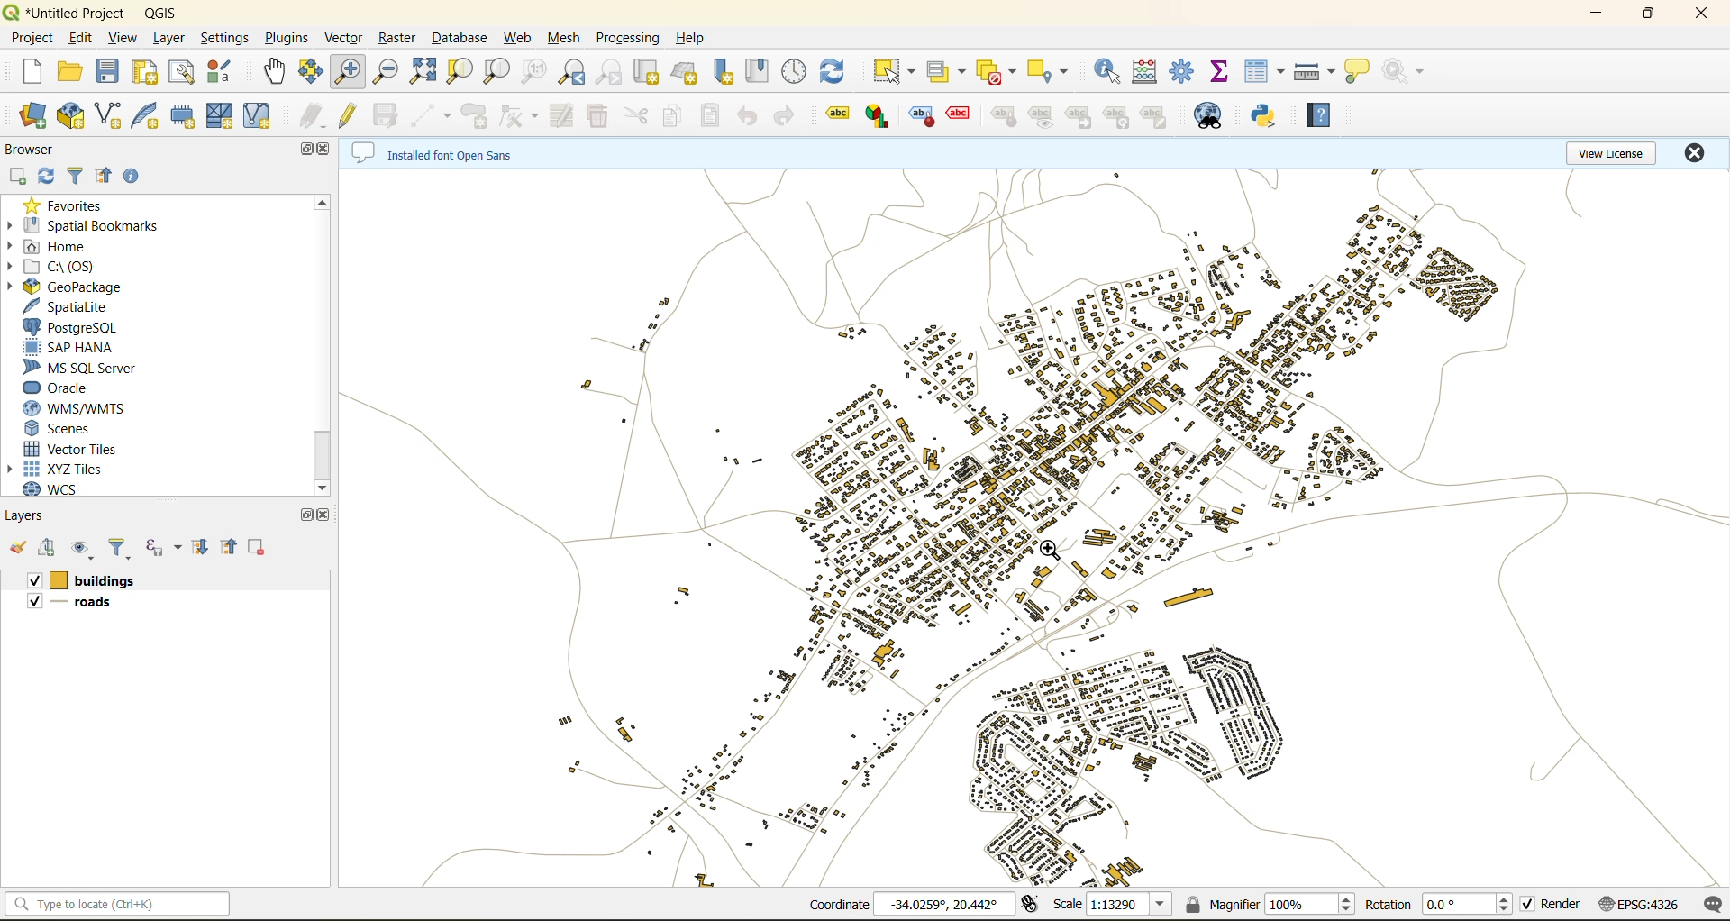 The image size is (1730, 921). What do you see at coordinates (1639, 904) in the screenshot?
I see `crs` at bounding box center [1639, 904].